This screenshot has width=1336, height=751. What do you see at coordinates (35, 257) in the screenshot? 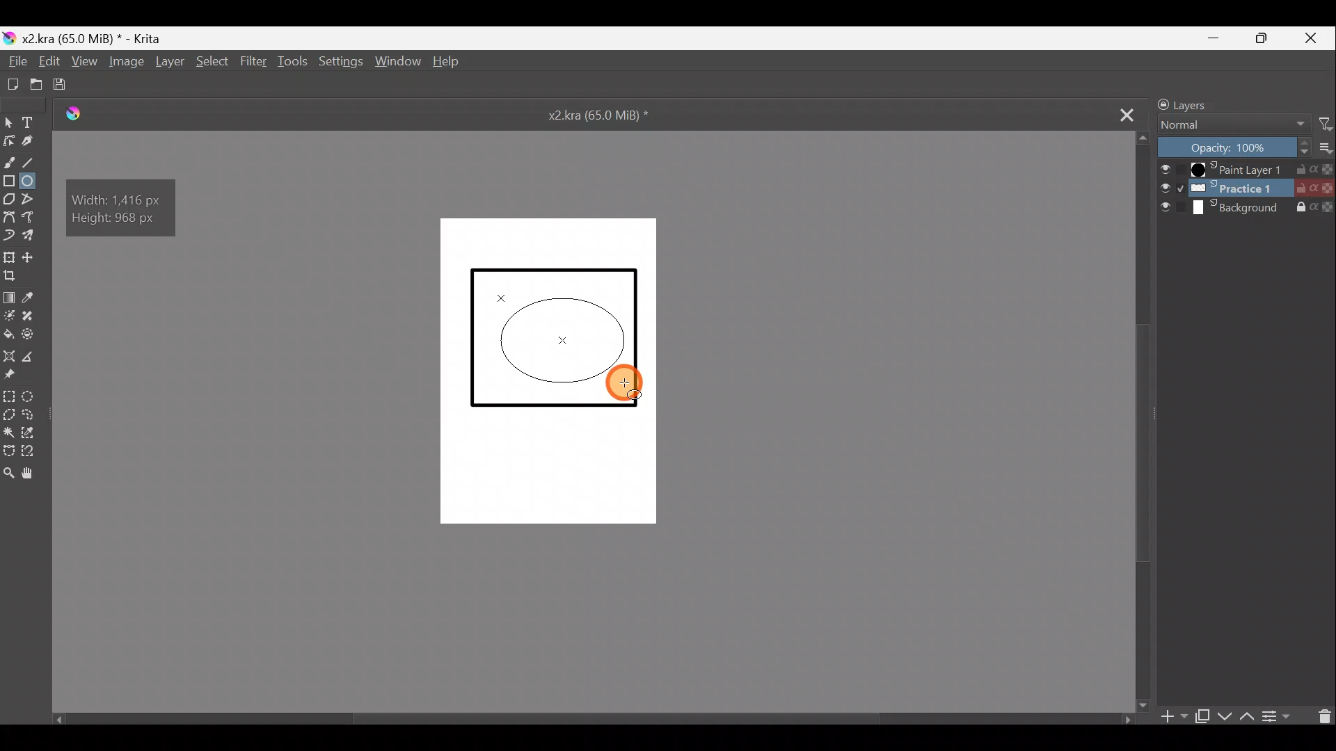
I see `Move layer` at bounding box center [35, 257].